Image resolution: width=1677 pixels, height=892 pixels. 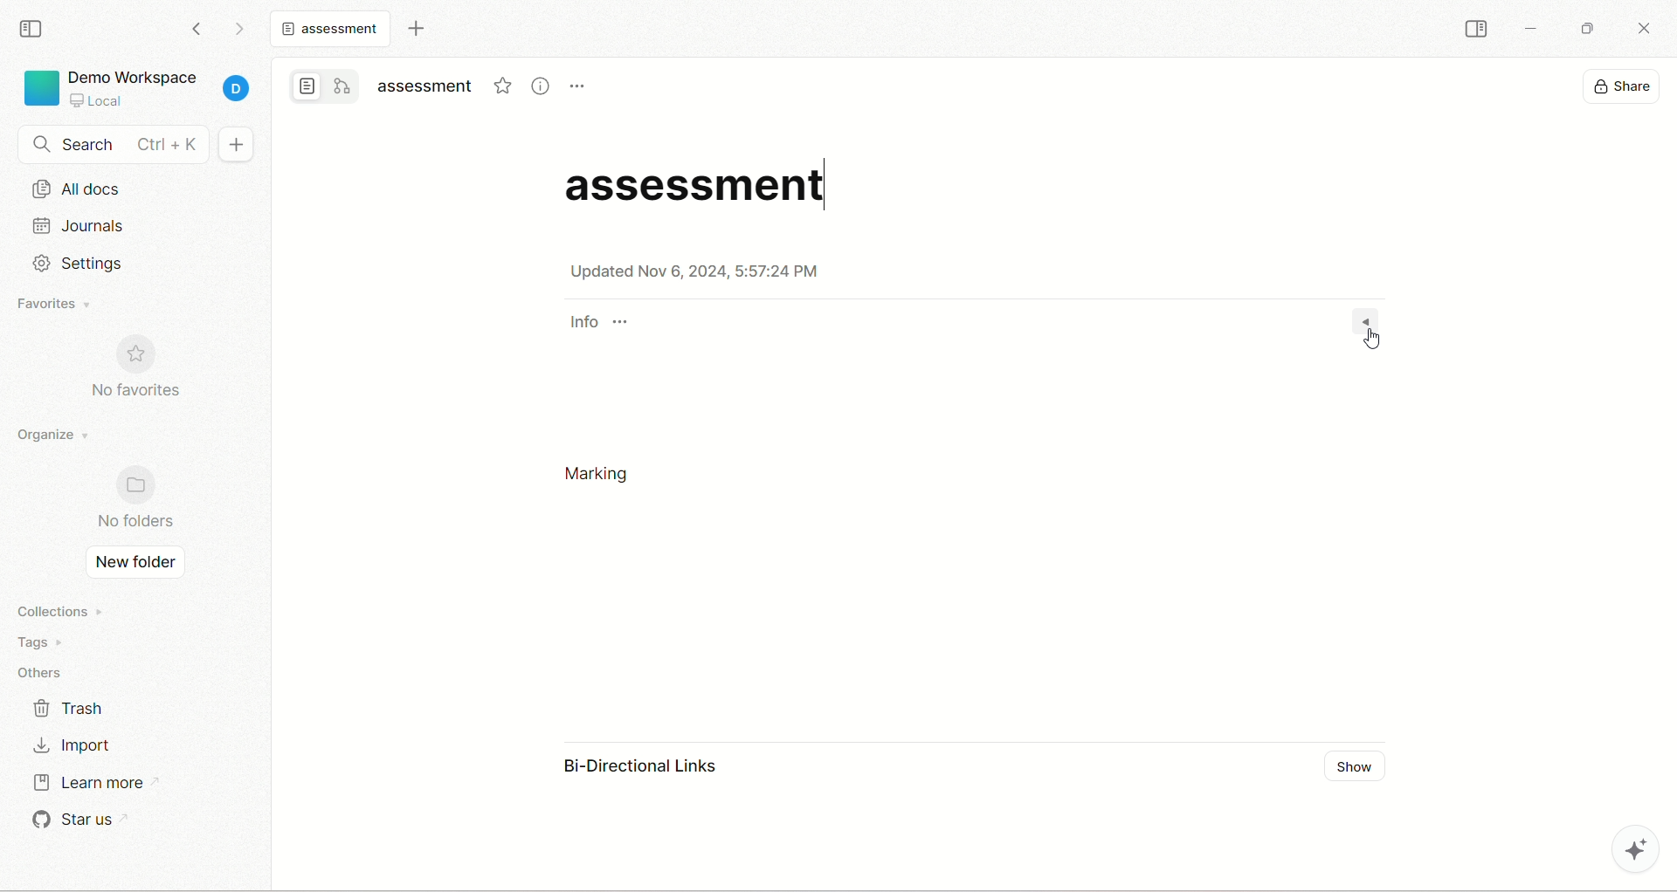 What do you see at coordinates (303, 87) in the screenshot?
I see `page mode` at bounding box center [303, 87].